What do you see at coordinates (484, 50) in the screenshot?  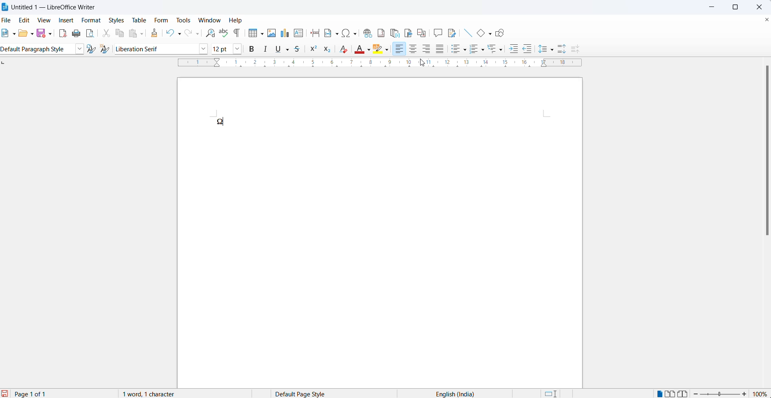 I see `toggle ordered list options` at bounding box center [484, 50].